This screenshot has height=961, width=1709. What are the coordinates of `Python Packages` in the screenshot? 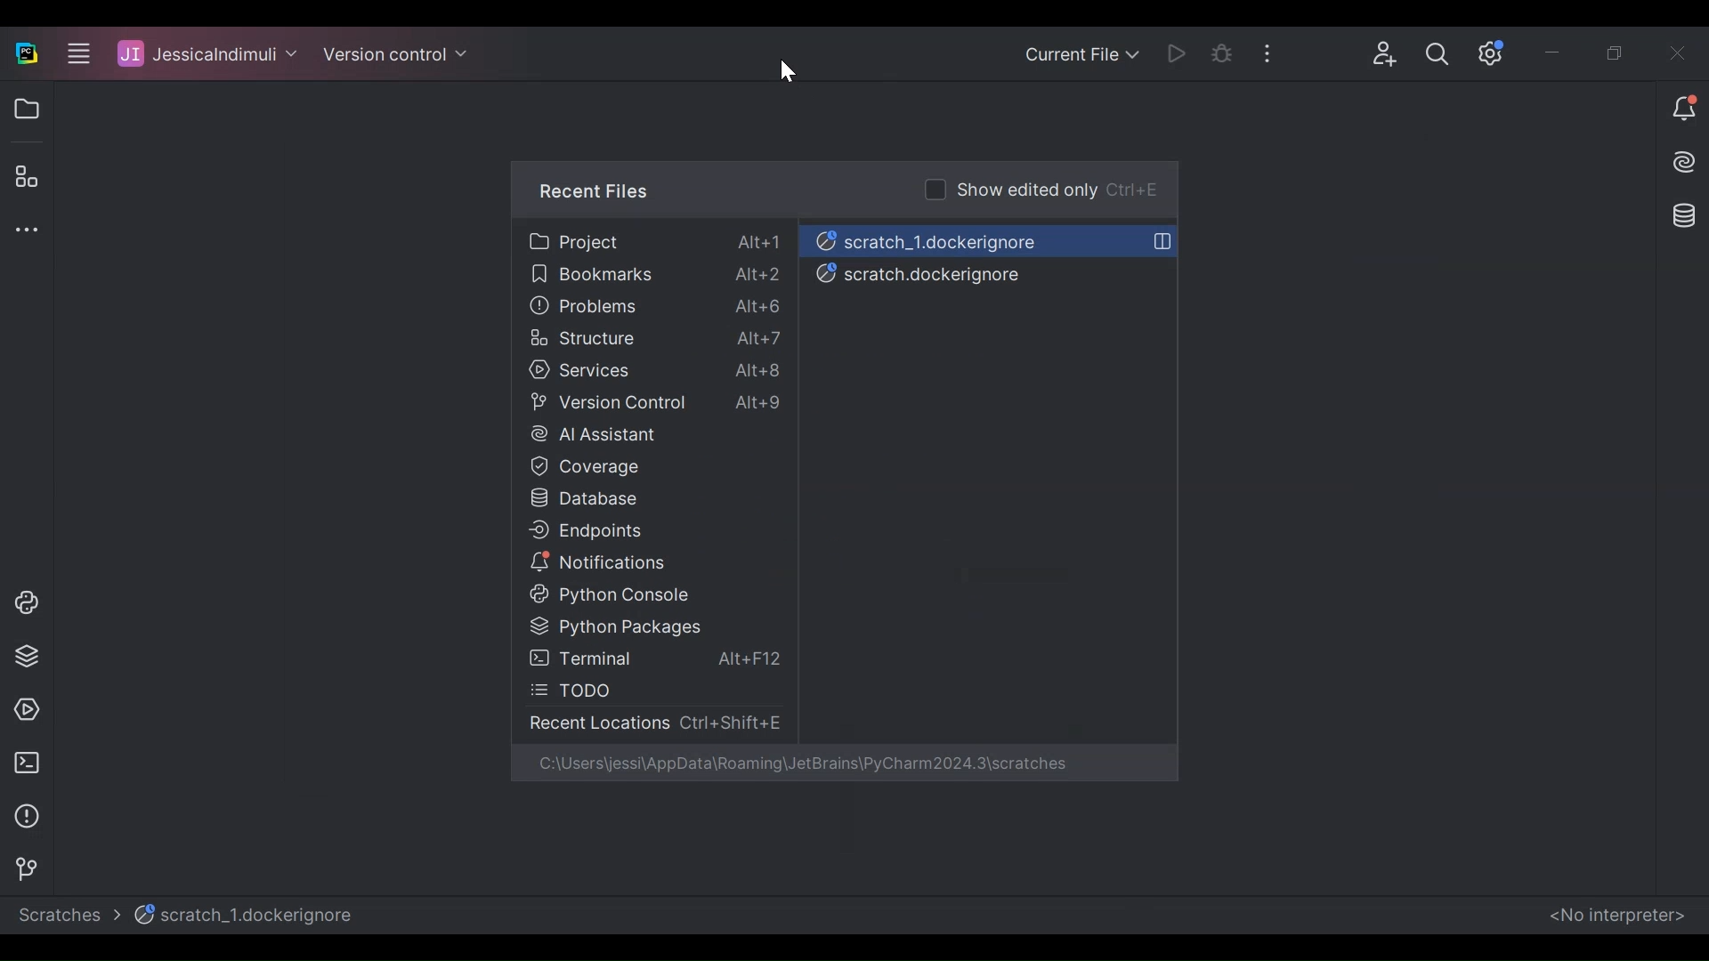 It's located at (643, 626).